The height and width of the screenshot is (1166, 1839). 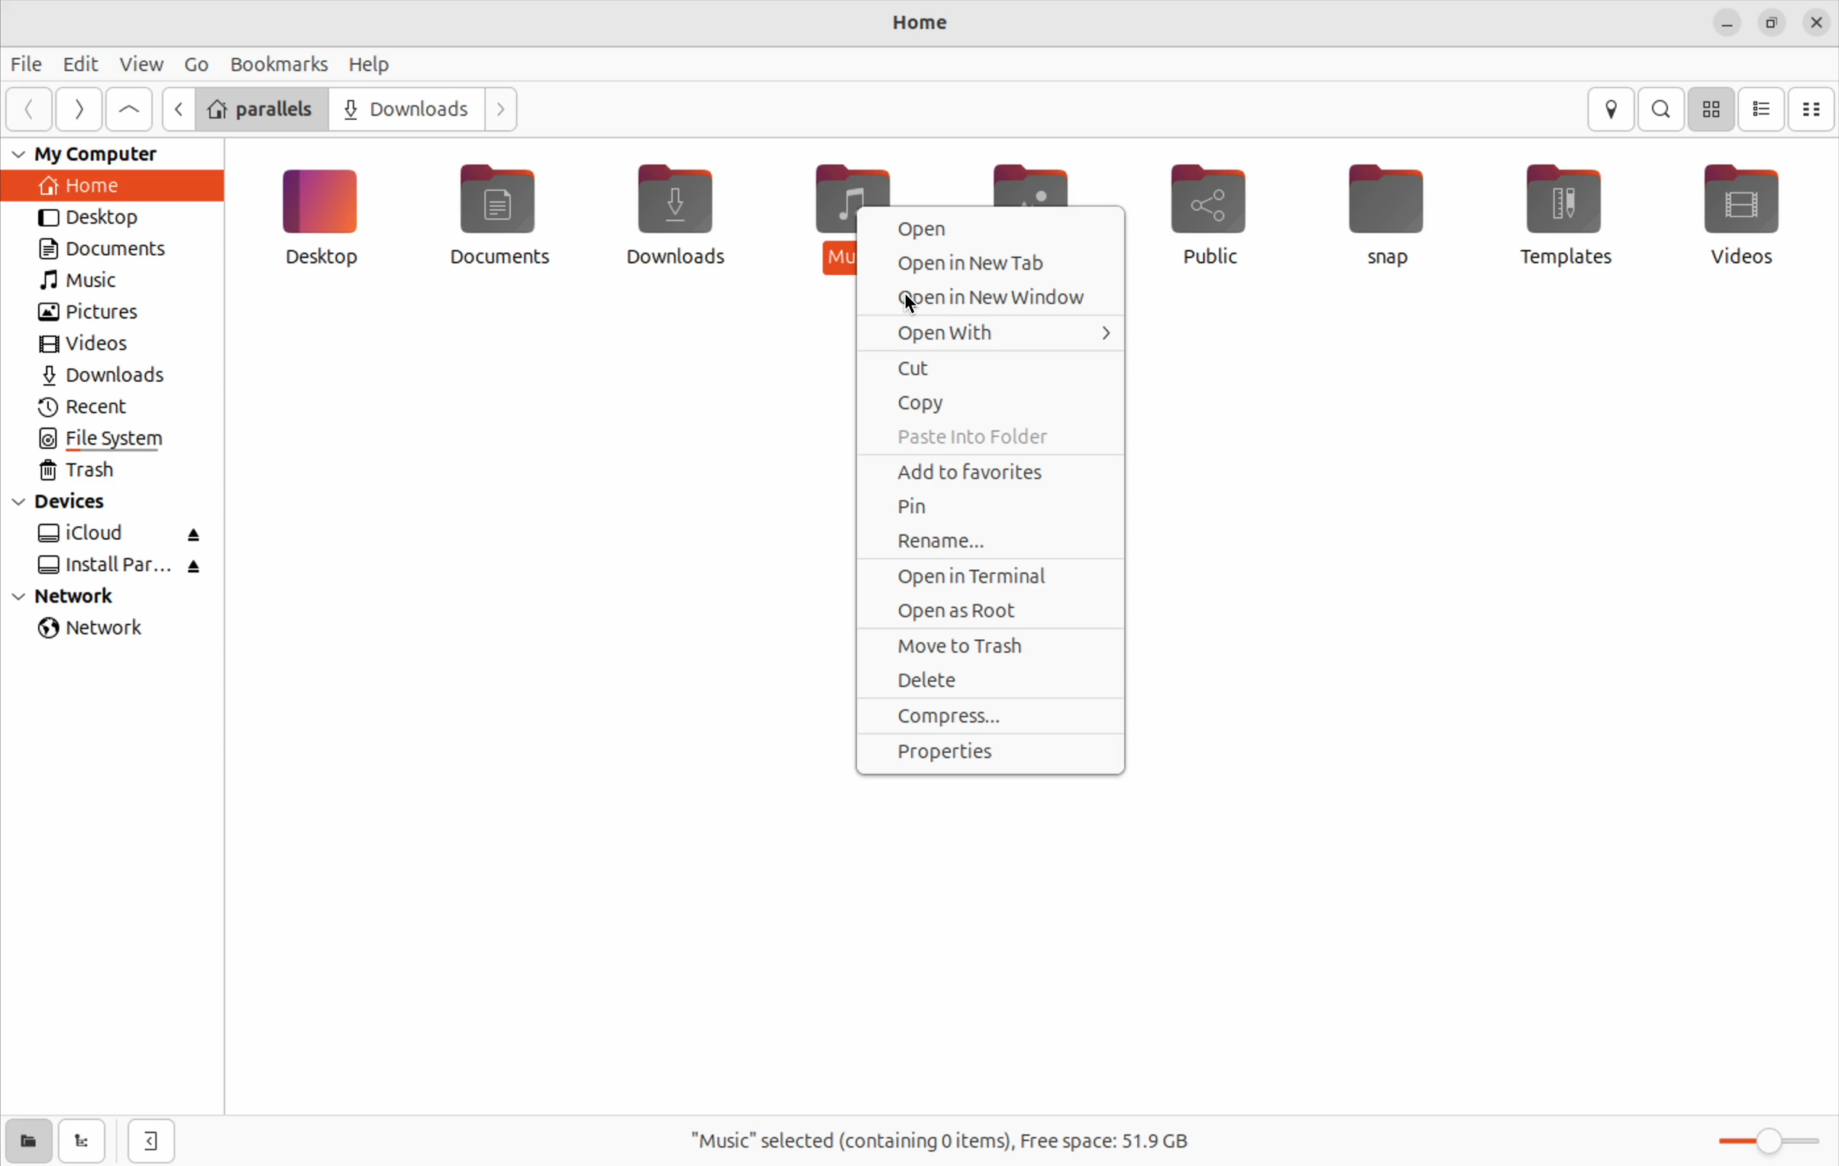 I want to click on upward, so click(x=131, y=109).